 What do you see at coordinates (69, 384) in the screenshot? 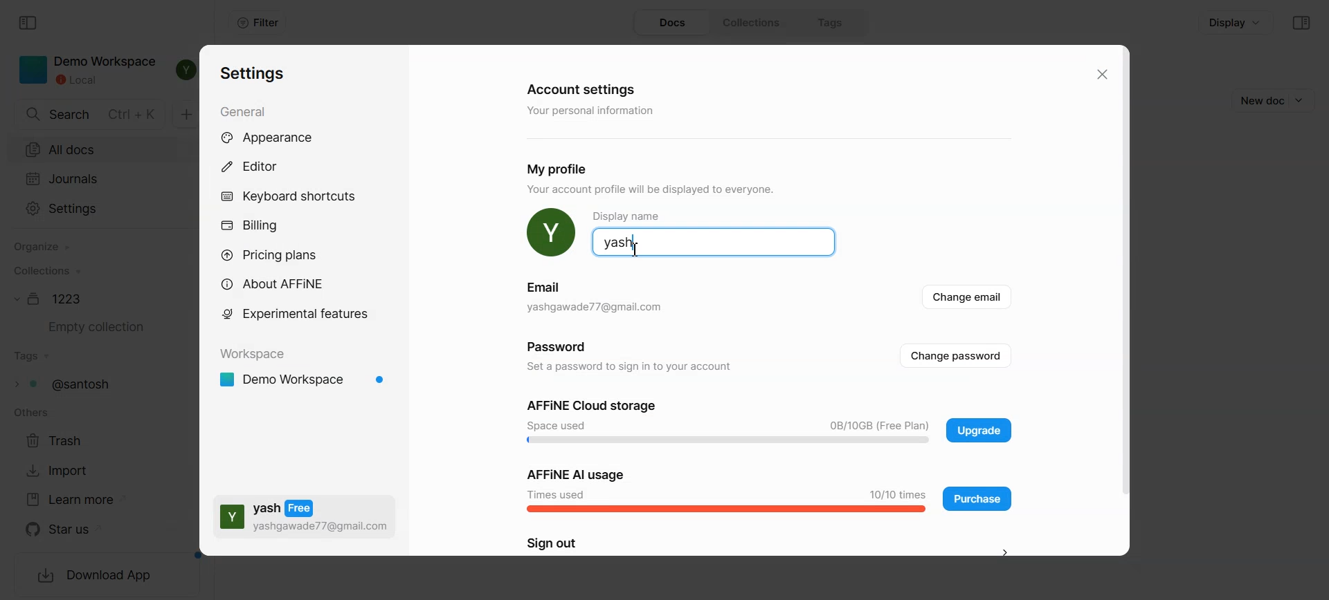
I see `Tags` at bounding box center [69, 384].